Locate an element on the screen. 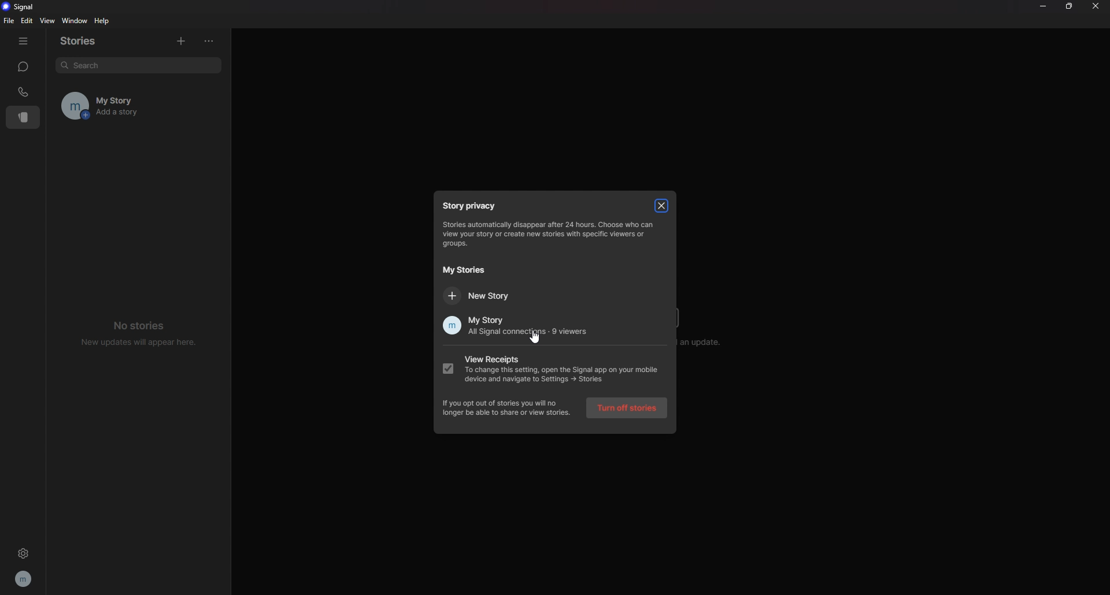 This screenshot has width=1110, height=595. window is located at coordinates (76, 21).